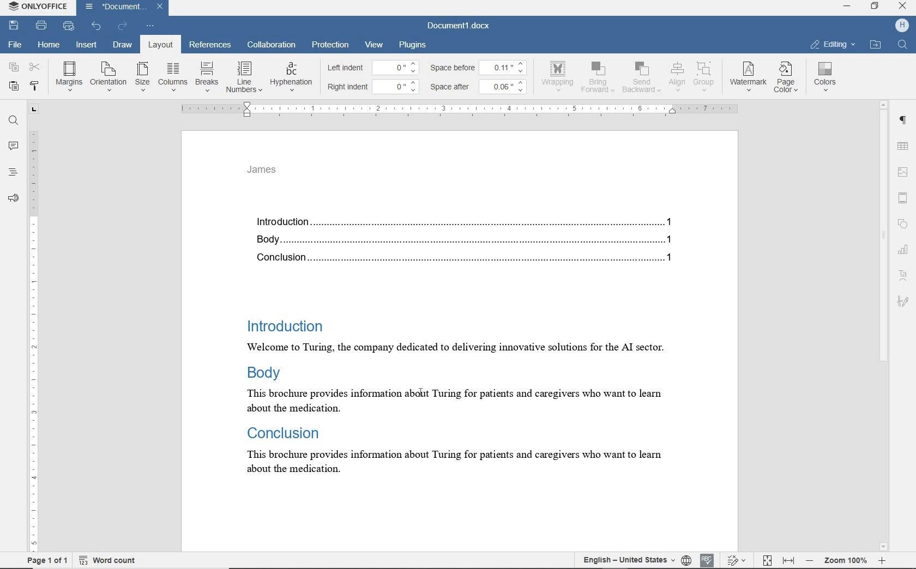  I want to click on cut, so click(35, 66).